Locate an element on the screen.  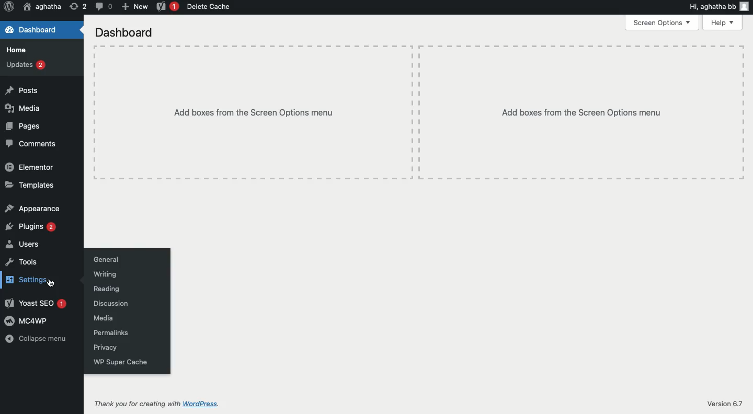
Users is located at coordinates (24, 244).